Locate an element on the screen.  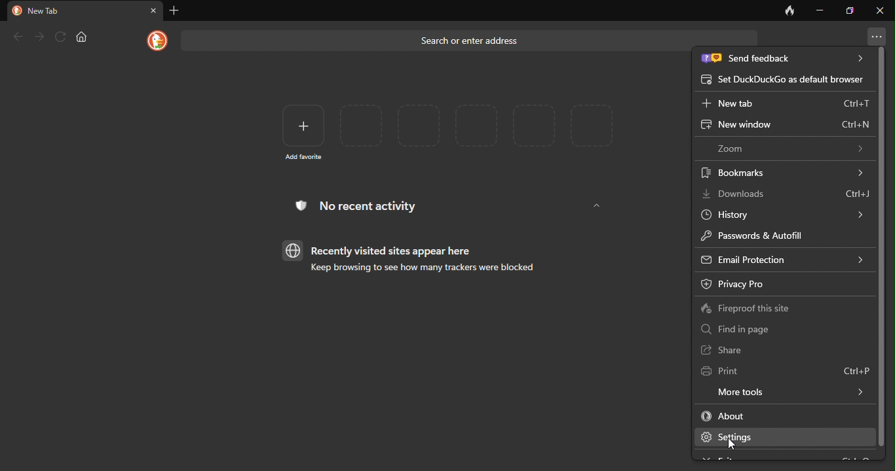
zoom is located at coordinates (788, 148).